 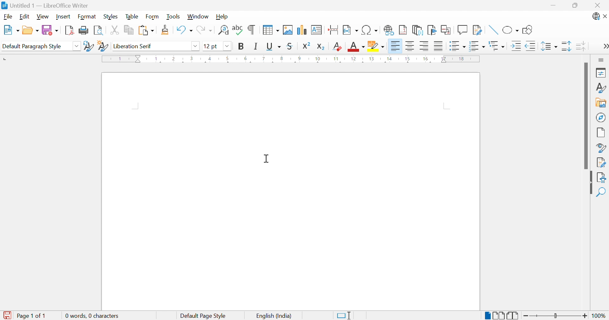 What do you see at coordinates (174, 17) in the screenshot?
I see `Tools` at bounding box center [174, 17].